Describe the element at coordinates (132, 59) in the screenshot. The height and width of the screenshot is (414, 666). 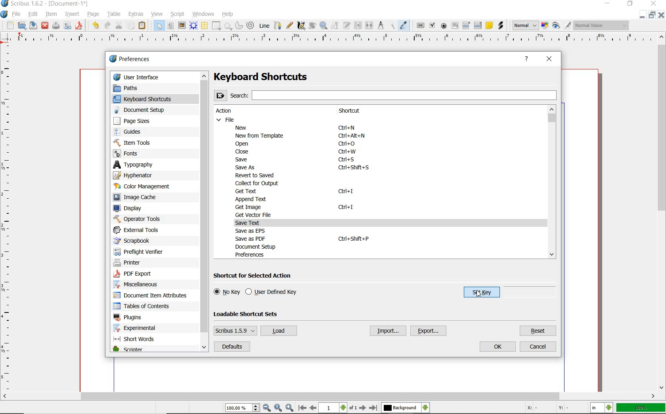
I see `preferences` at that location.